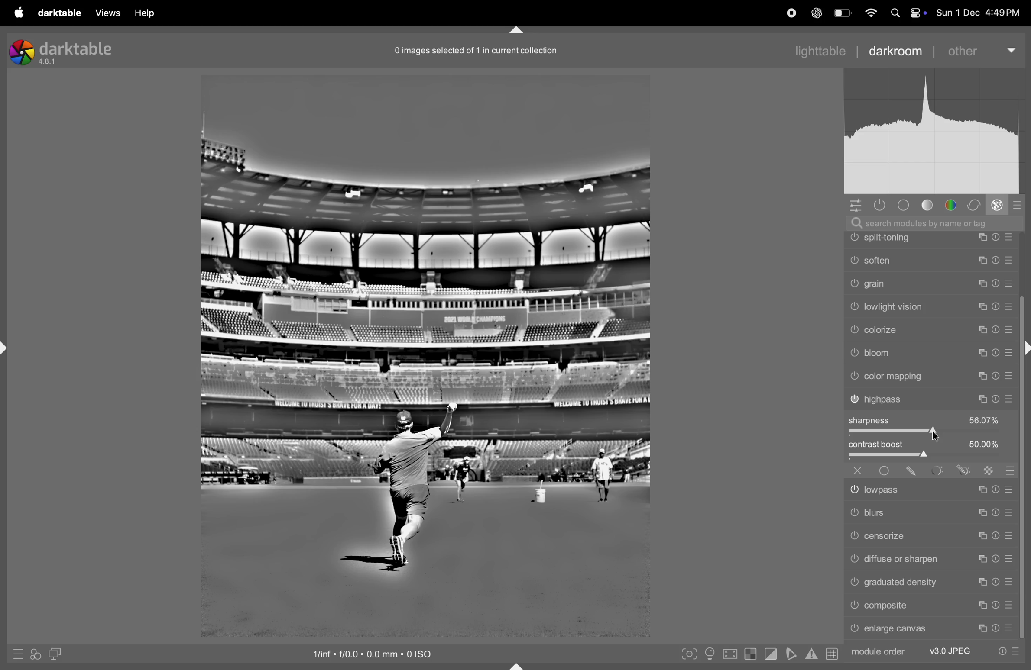  What do you see at coordinates (954, 204) in the screenshot?
I see `color` at bounding box center [954, 204].